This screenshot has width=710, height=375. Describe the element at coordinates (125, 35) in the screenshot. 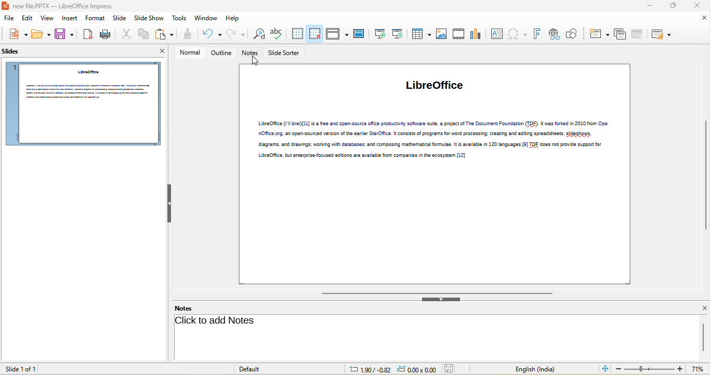

I see `cut` at that location.